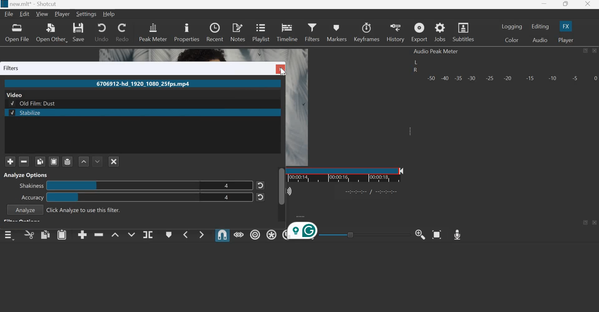 This screenshot has height=312, width=599. What do you see at coordinates (512, 78) in the screenshot?
I see `Volume meter` at bounding box center [512, 78].